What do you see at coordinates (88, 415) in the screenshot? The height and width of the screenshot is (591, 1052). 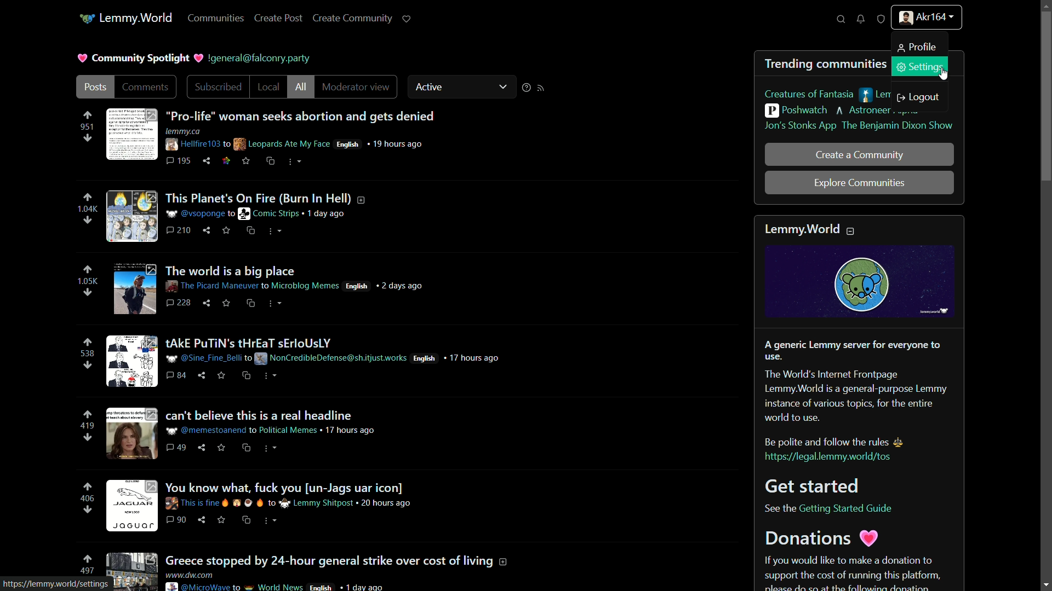 I see `upvote` at bounding box center [88, 415].